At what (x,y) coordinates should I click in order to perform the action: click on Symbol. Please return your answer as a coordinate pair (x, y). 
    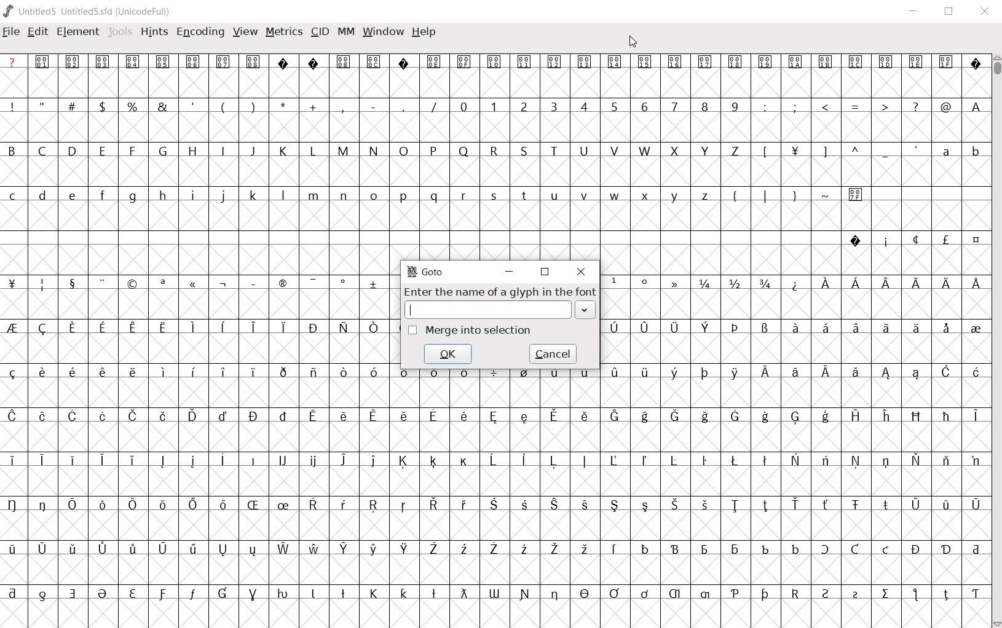
    Looking at the image, I should click on (223, 284).